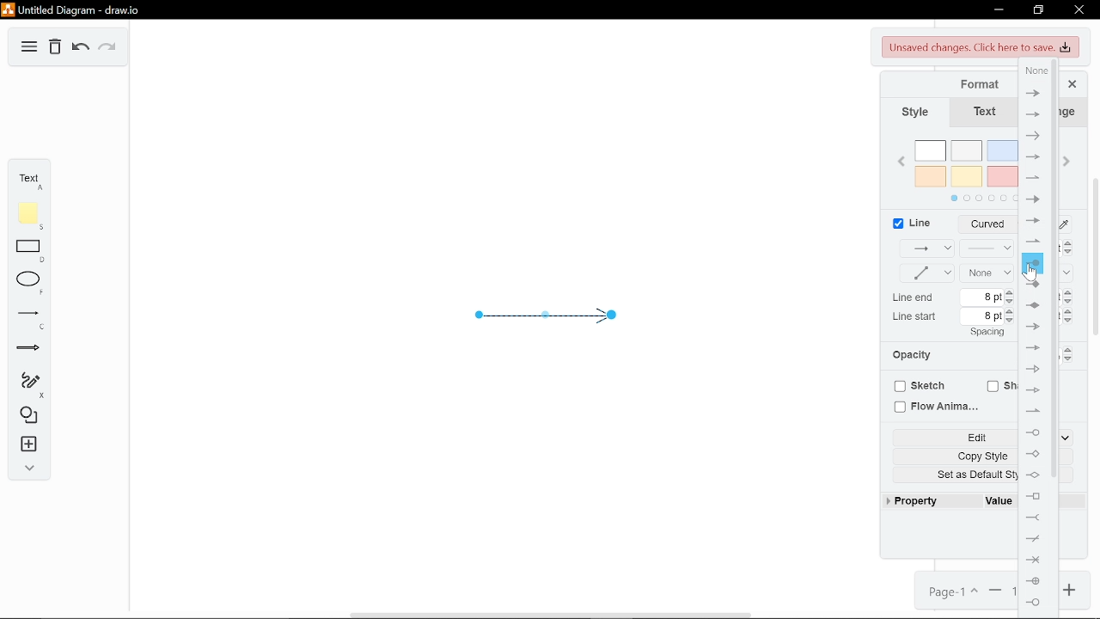  Describe the element at coordinates (917, 316) in the screenshot. I see `line start` at that location.